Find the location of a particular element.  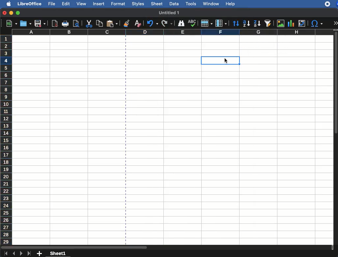

styles is located at coordinates (138, 4).